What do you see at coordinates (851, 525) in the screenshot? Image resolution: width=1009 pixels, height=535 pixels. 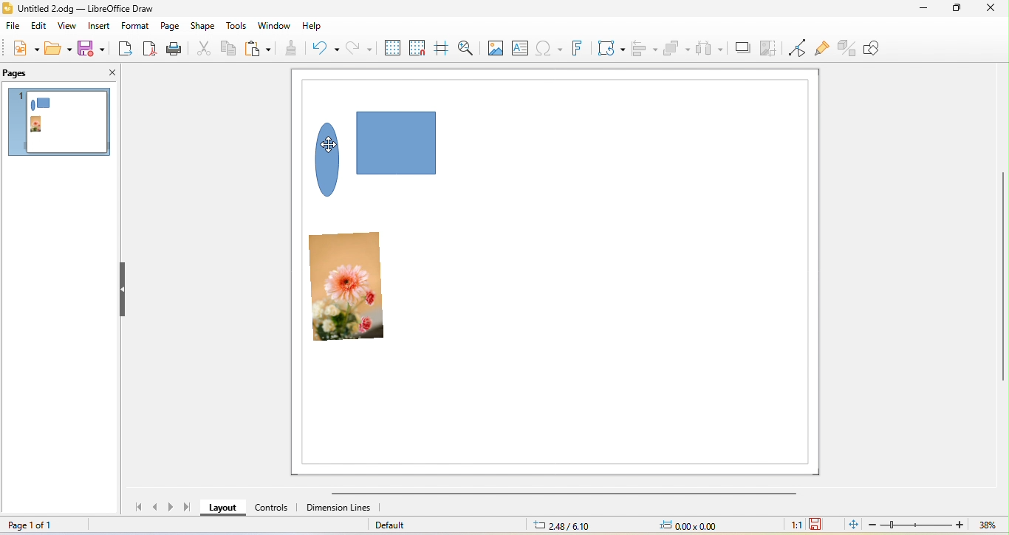 I see `fit page to current window` at bounding box center [851, 525].